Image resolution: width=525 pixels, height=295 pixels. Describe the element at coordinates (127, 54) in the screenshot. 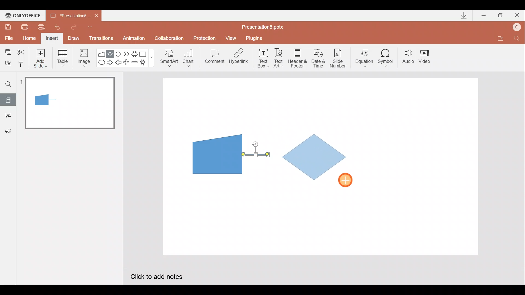

I see `Chevron` at that location.